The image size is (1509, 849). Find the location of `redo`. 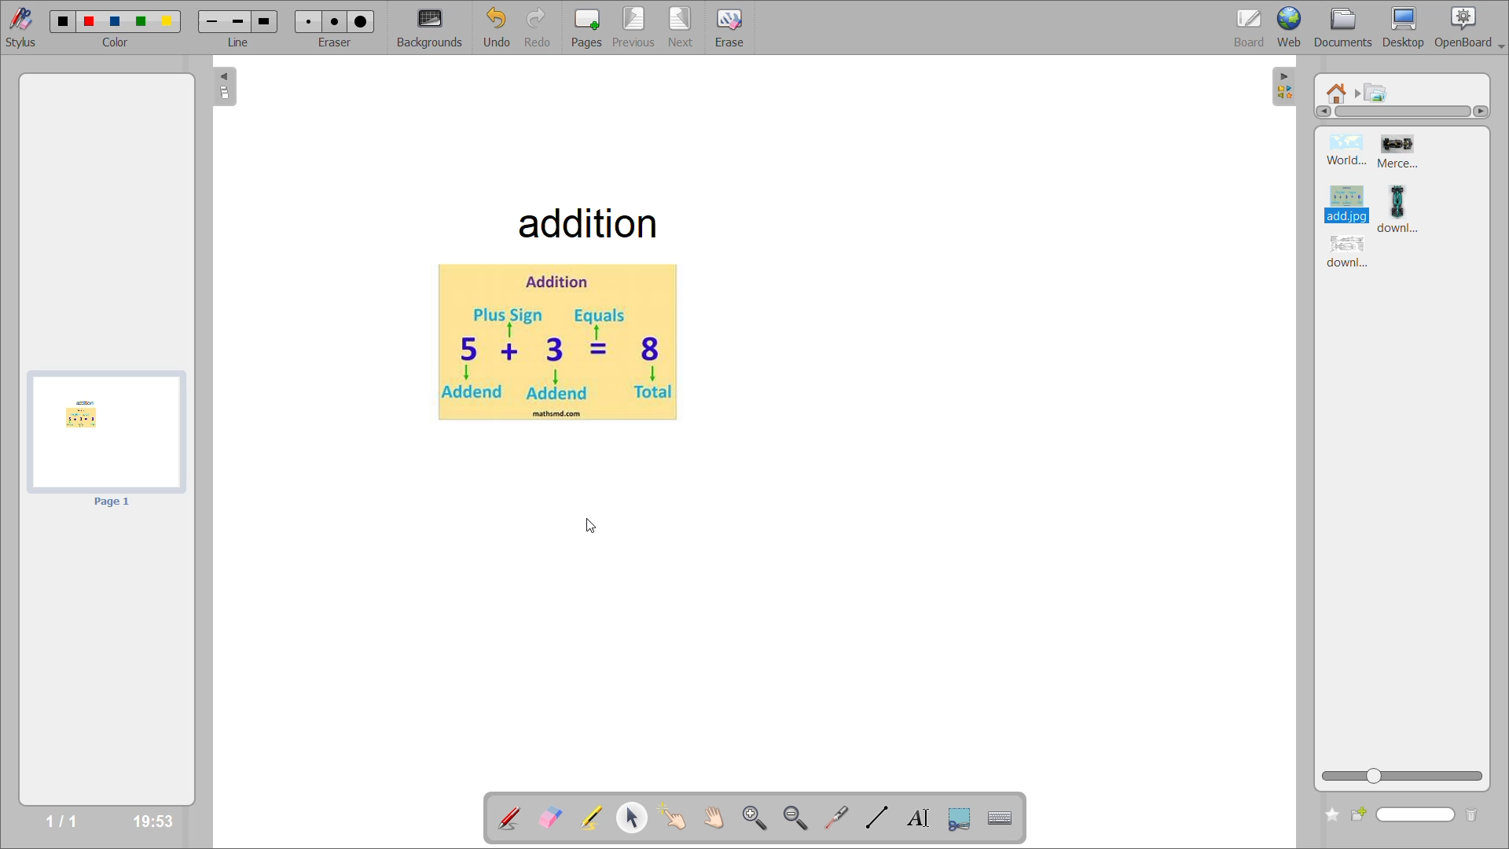

redo is located at coordinates (542, 28).